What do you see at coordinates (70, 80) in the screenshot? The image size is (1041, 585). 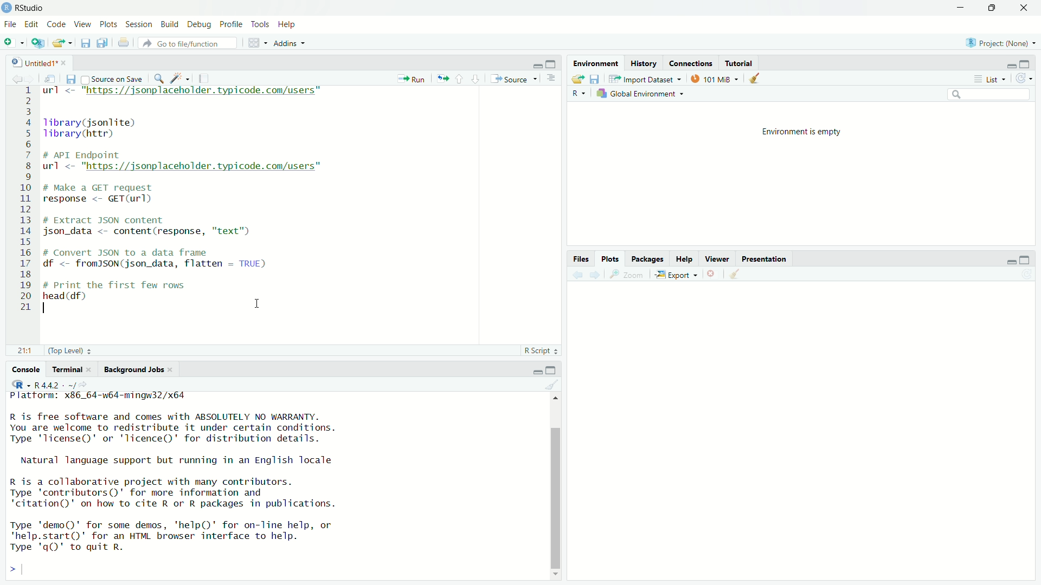 I see `Save` at bounding box center [70, 80].